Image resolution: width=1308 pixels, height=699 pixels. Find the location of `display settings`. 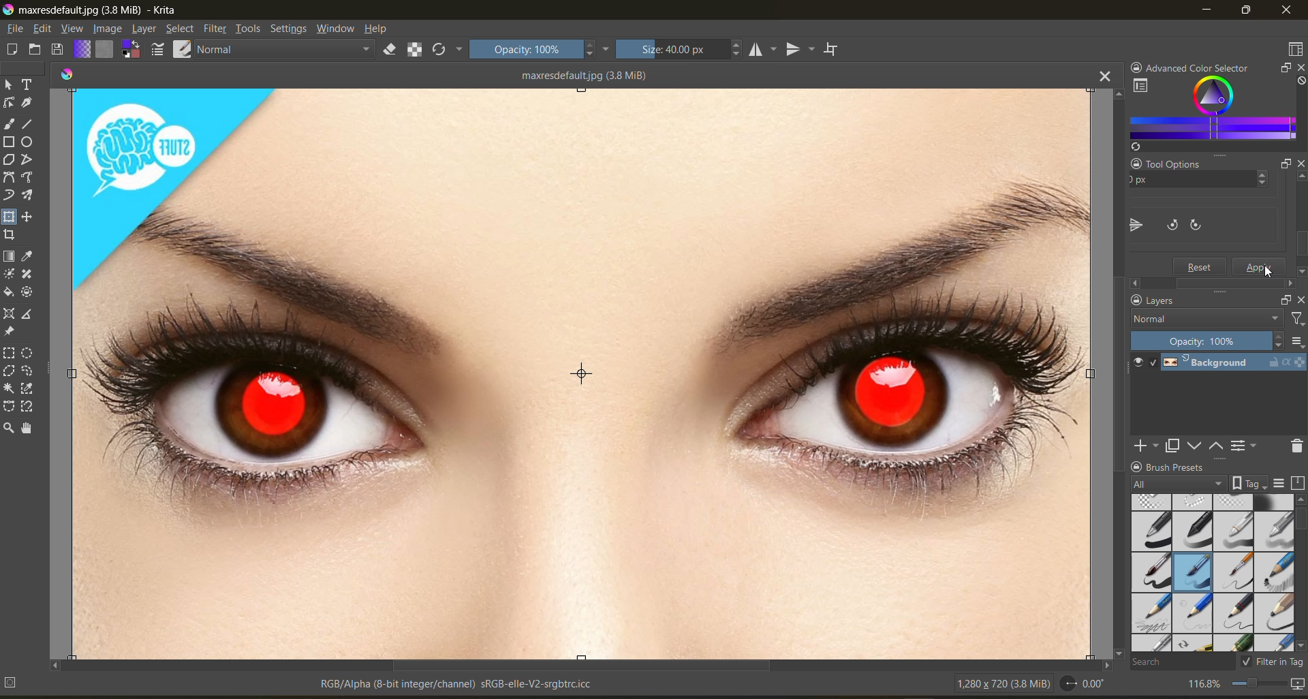

display settings is located at coordinates (1280, 482).